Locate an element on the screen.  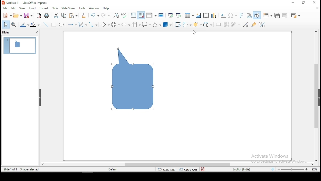
snap to grid is located at coordinates (141, 15).